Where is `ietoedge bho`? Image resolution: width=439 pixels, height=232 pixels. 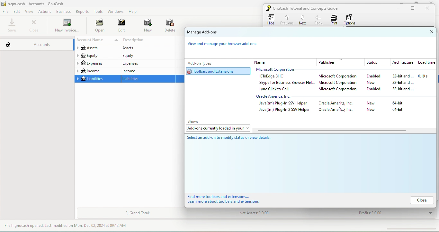
ietoedge bho is located at coordinates (273, 76).